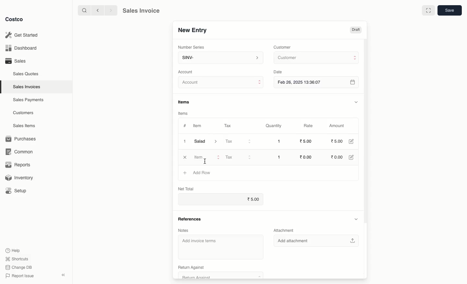  What do you see at coordinates (187, 72) in the screenshot?
I see `‘Account` at bounding box center [187, 72].